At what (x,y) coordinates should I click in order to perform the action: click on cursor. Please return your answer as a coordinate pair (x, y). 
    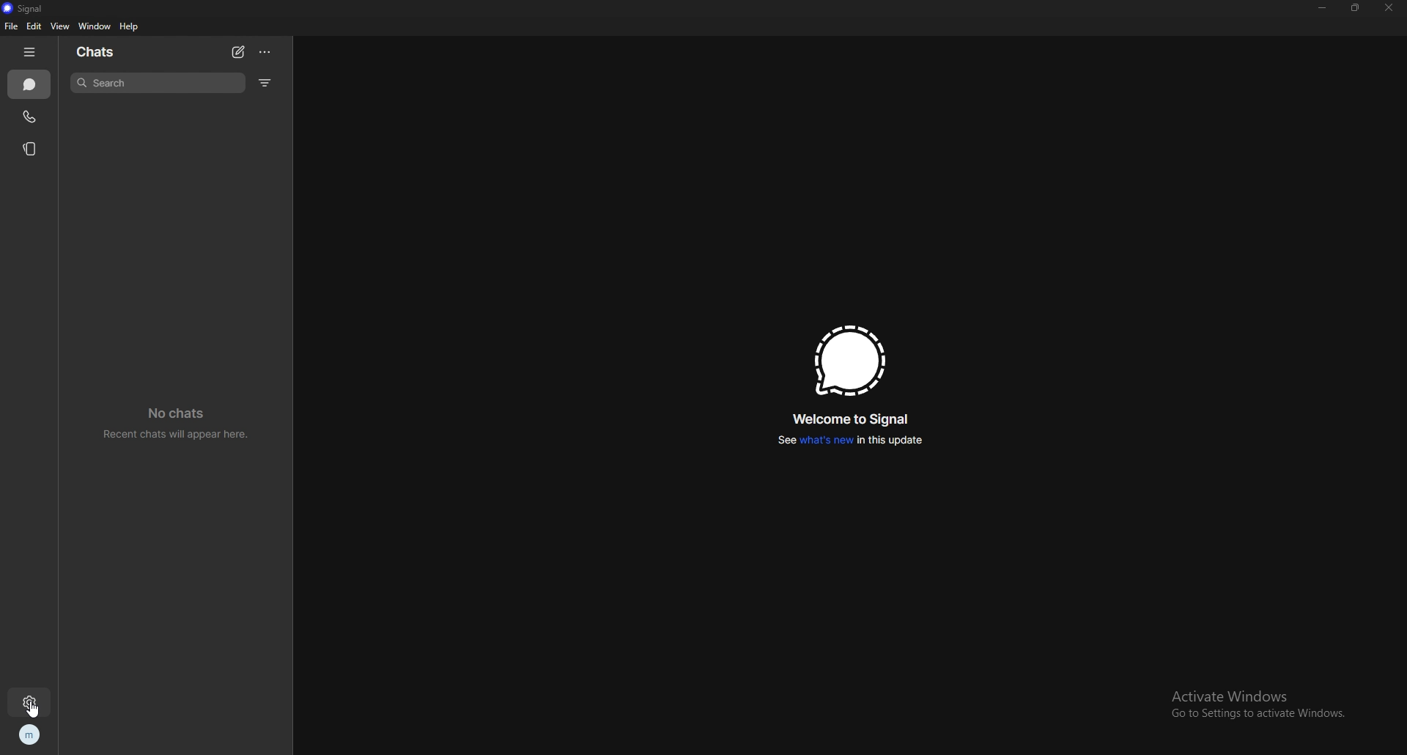
    Looking at the image, I should click on (37, 708).